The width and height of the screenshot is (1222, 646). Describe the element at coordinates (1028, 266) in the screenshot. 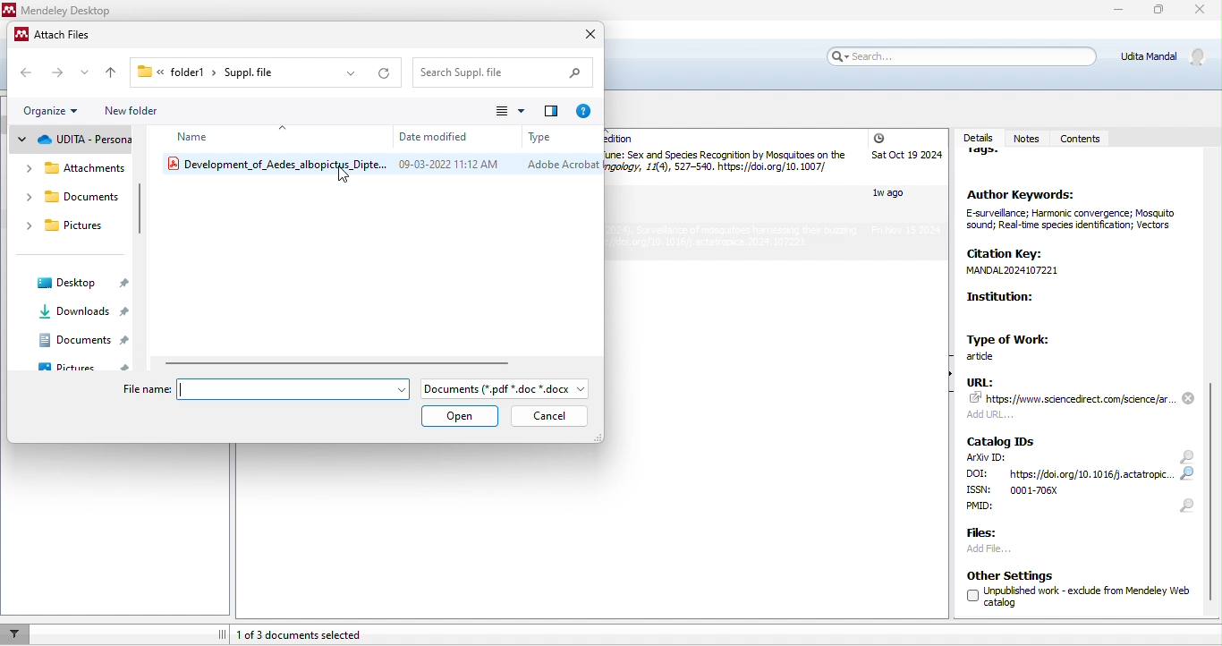

I see `CRN —yp
MANDAL 2024107221` at that location.